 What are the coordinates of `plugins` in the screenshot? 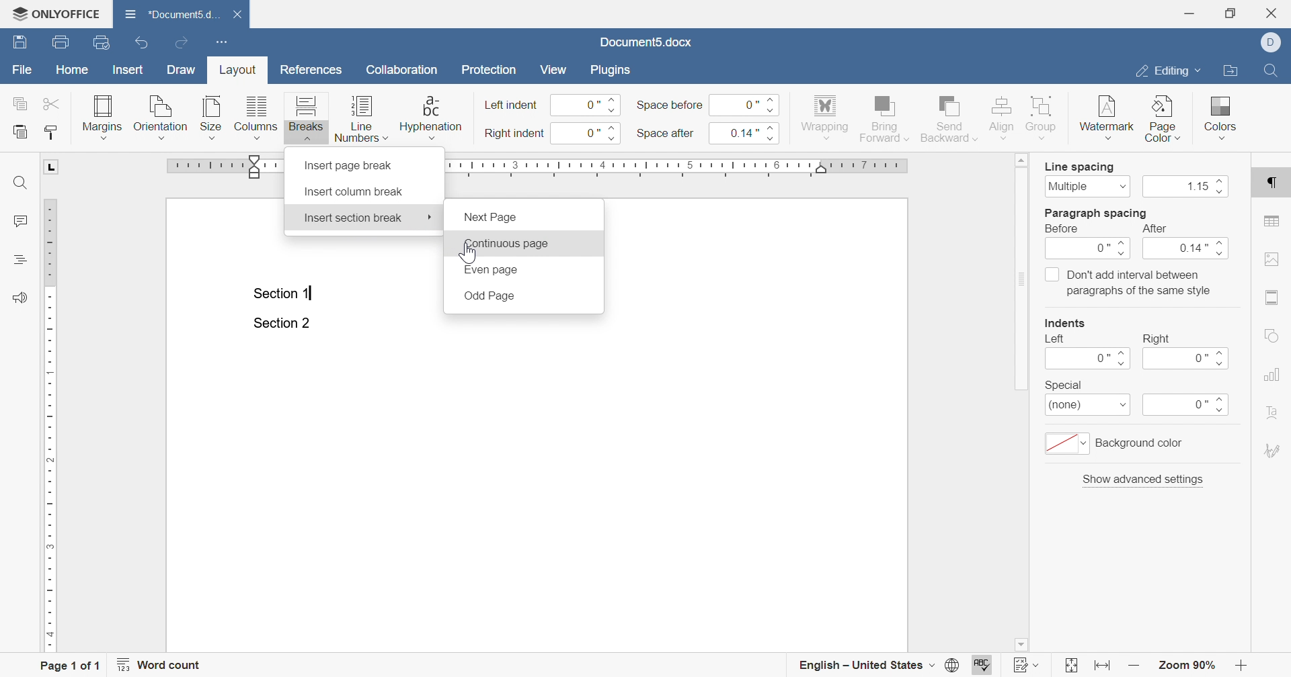 It's located at (610, 70).